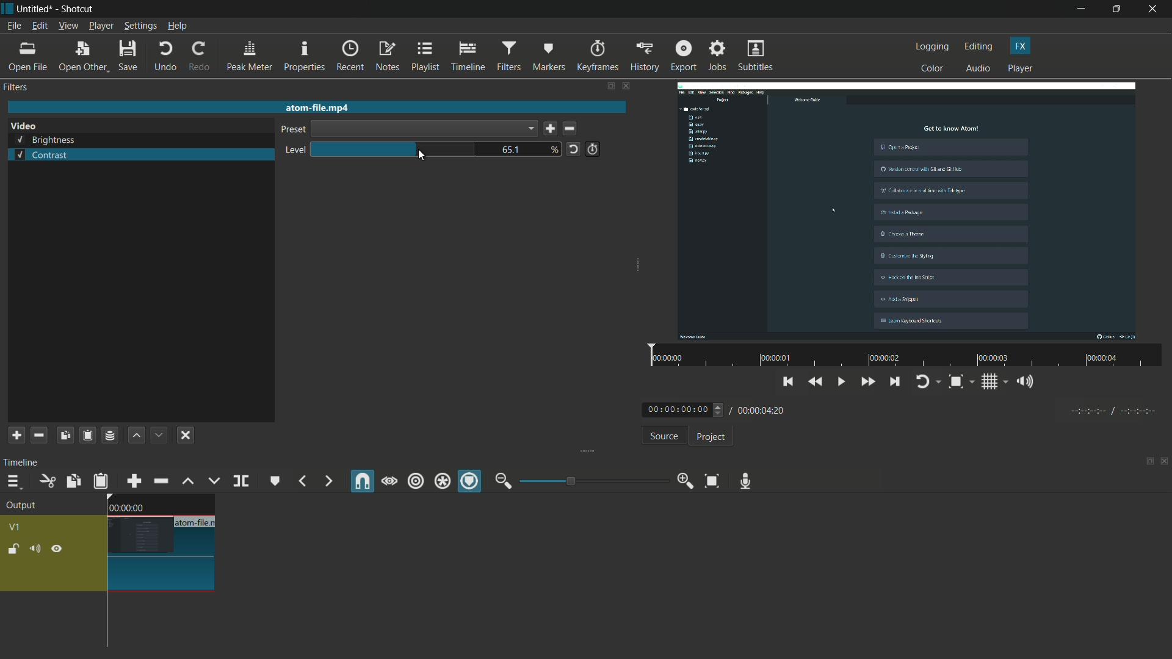  Describe the element at coordinates (46, 481) in the screenshot. I see `cut` at that location.